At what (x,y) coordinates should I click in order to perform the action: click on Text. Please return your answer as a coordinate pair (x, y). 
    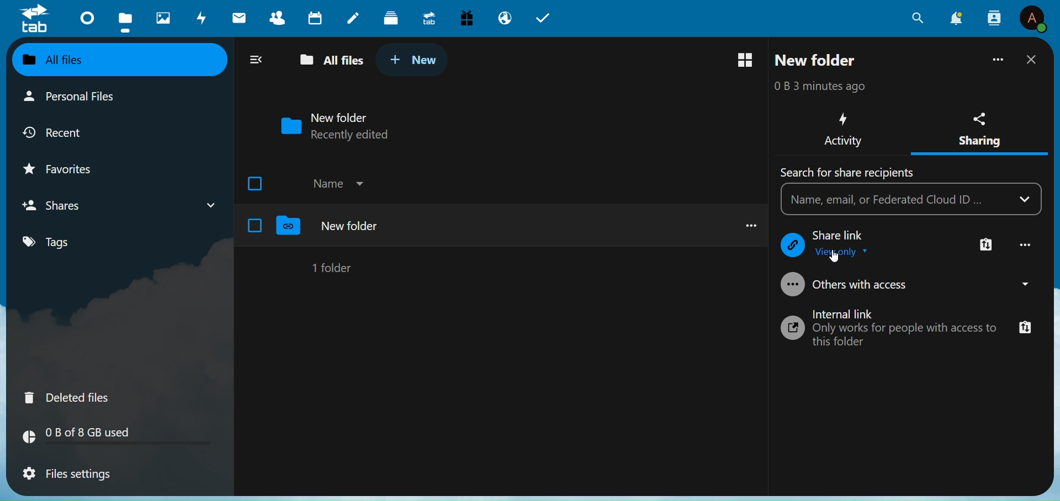
    Looking at the image, I should click on (843, 235).